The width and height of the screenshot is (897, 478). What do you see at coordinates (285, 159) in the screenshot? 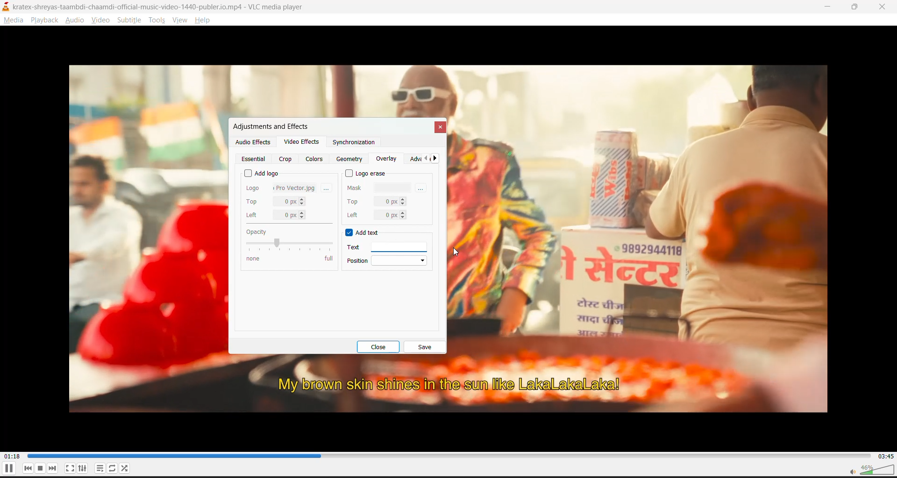
I see `crop` at bounding box center [285, 159].